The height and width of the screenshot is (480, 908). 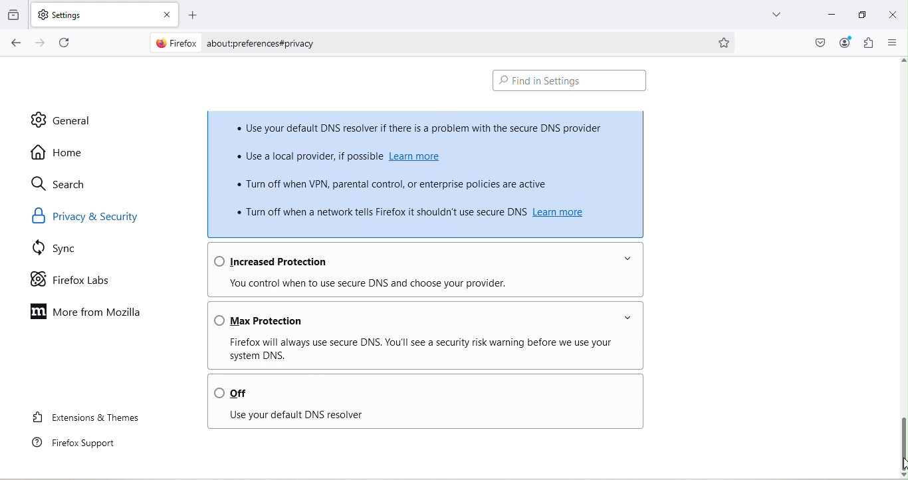 I want to click on Privacy & security, so click(x=90, y=217).